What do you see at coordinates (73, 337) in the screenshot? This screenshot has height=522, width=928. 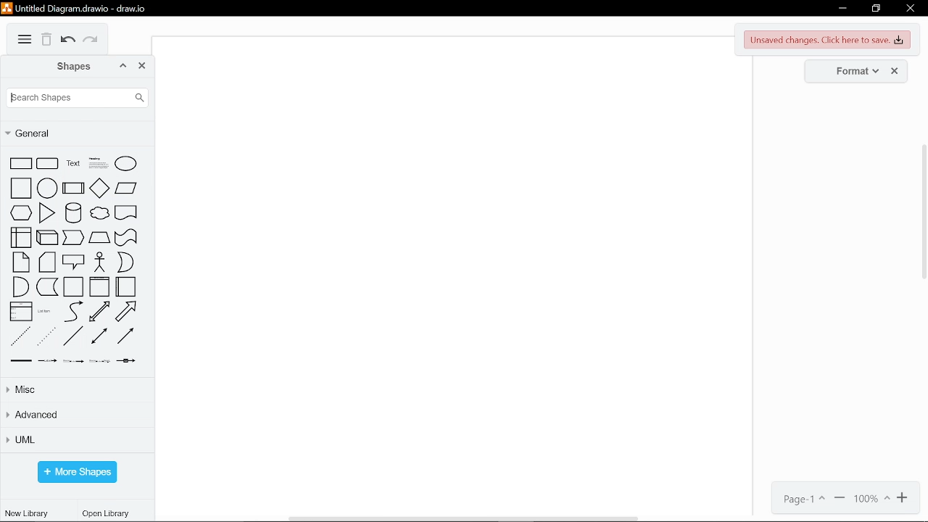 I see `line` at bounding box center [73, 337].